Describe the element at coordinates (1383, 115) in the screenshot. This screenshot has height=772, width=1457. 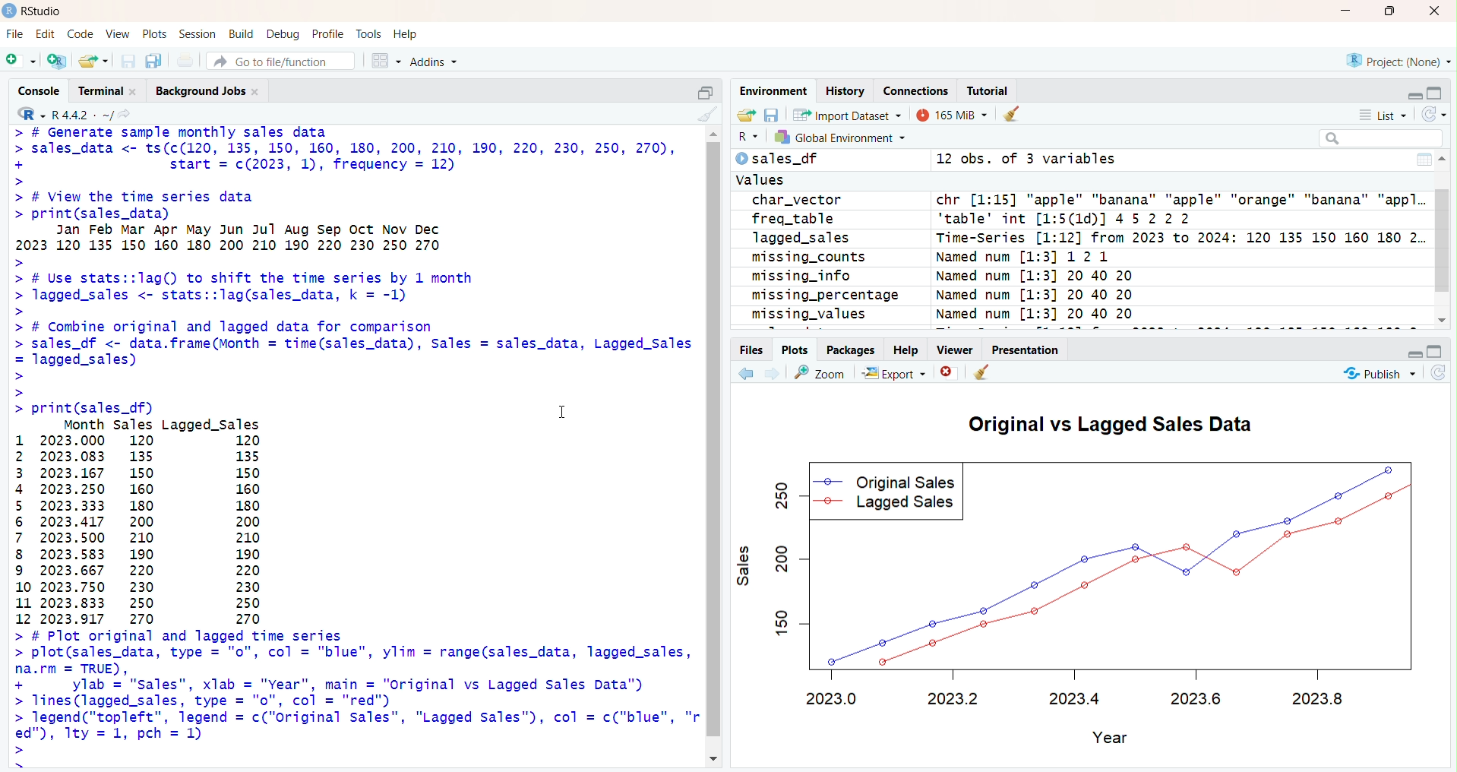
I see `list` at that location.